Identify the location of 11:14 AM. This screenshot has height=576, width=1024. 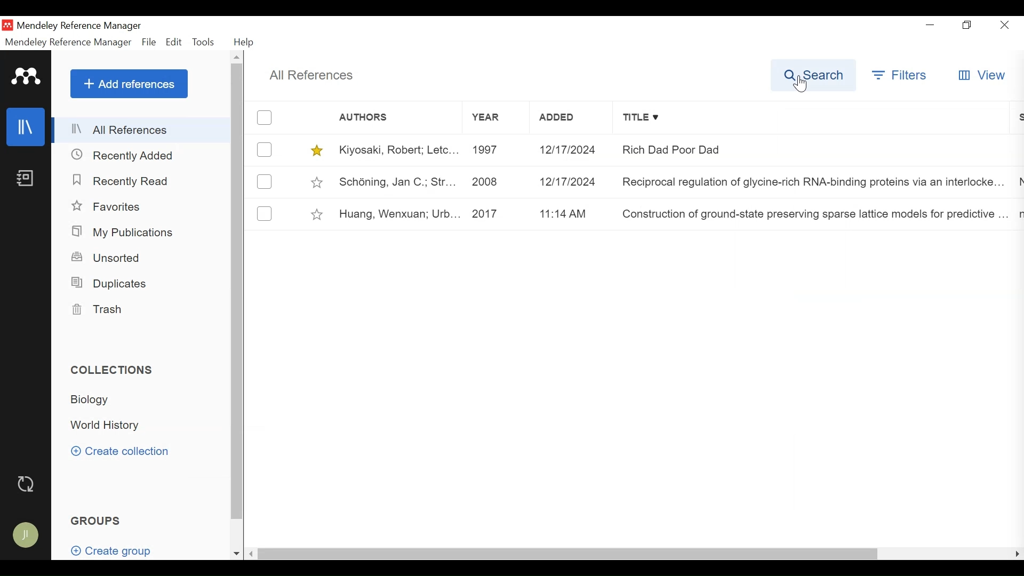
(571, 214).